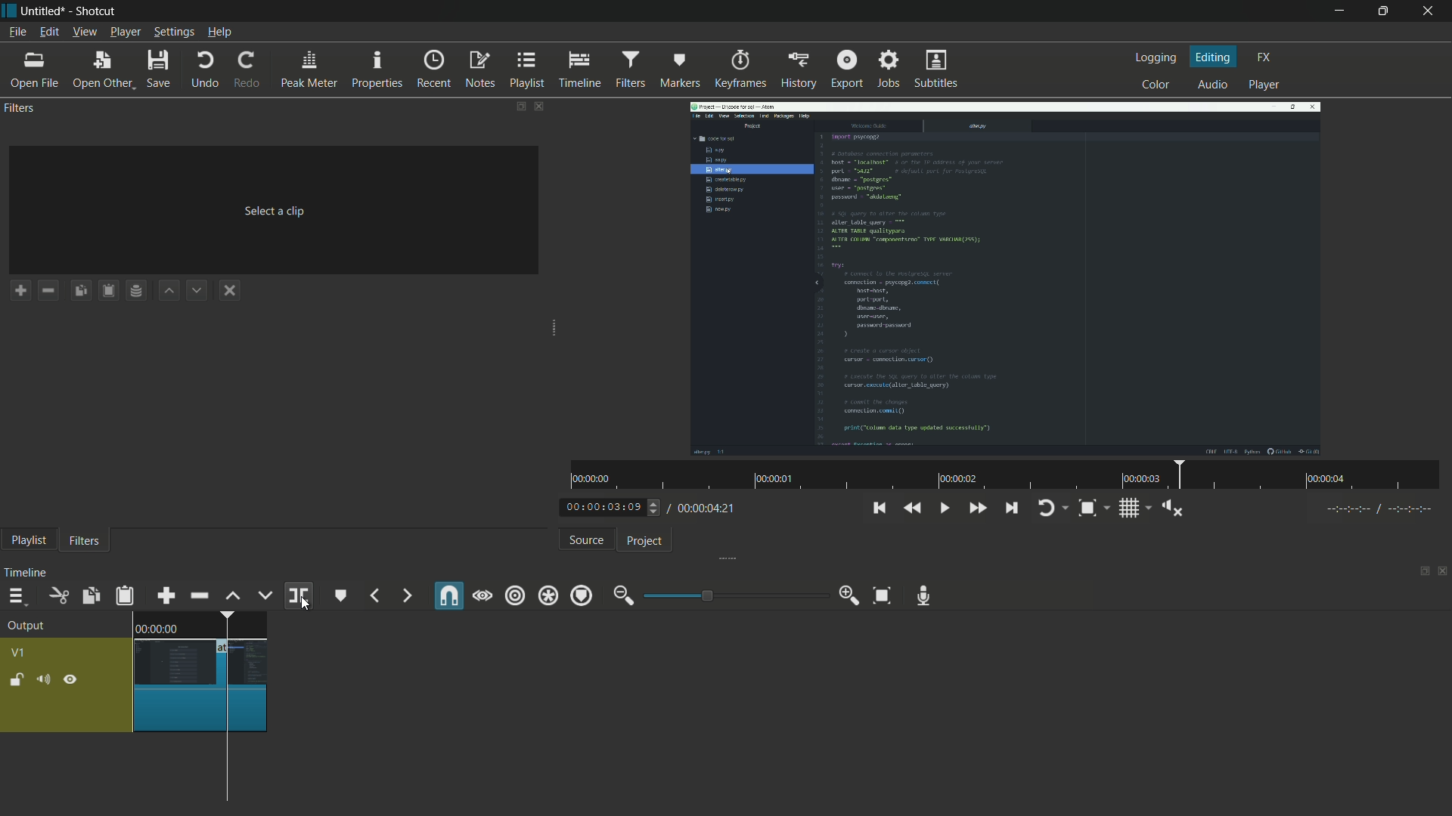 The image size is (1452, 816). I want to click on app name, so click(96, 11).